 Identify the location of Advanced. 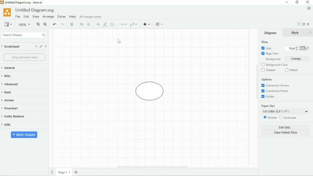
(11, 84).